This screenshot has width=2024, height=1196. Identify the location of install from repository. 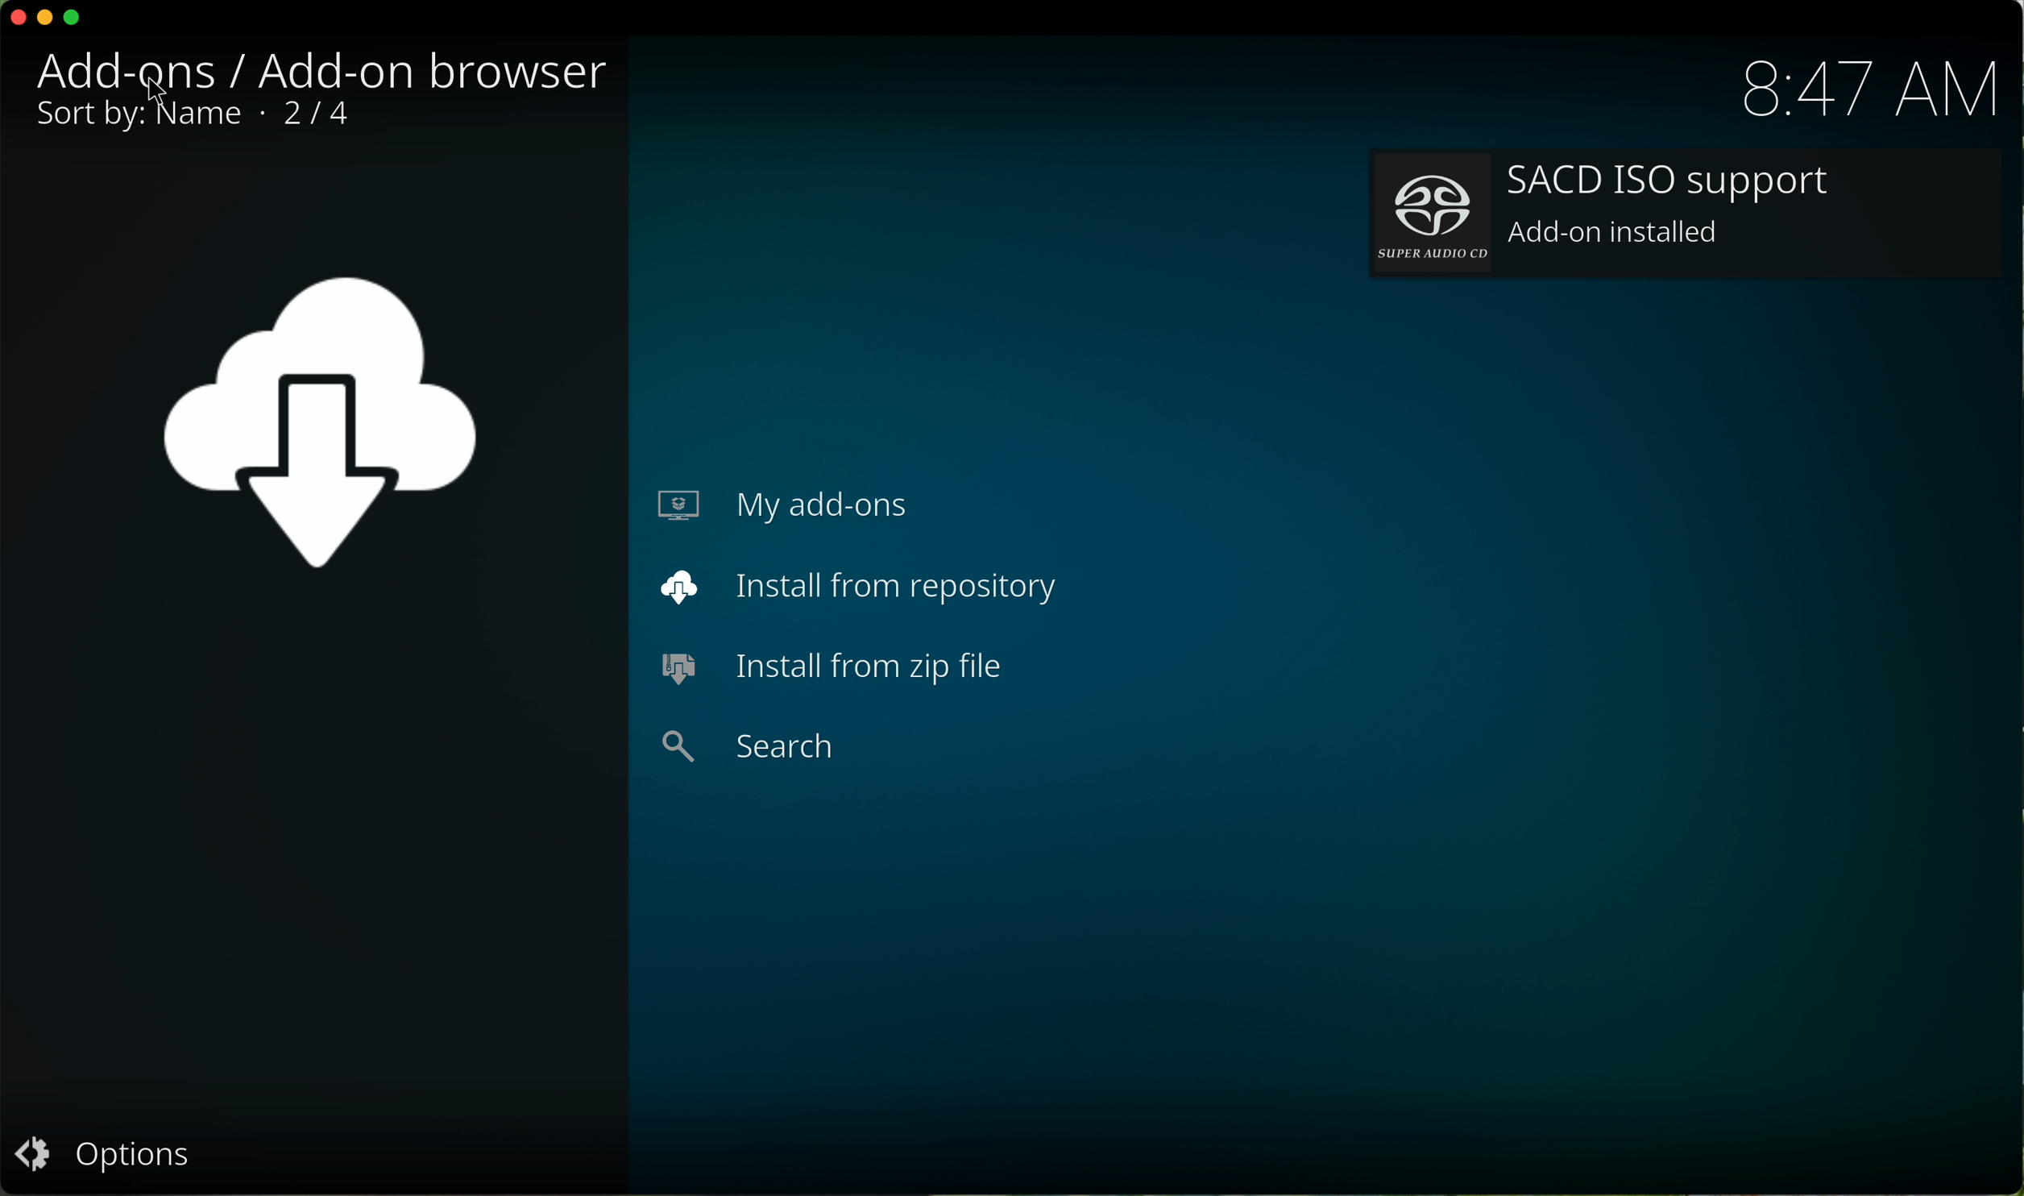
(866, 589).